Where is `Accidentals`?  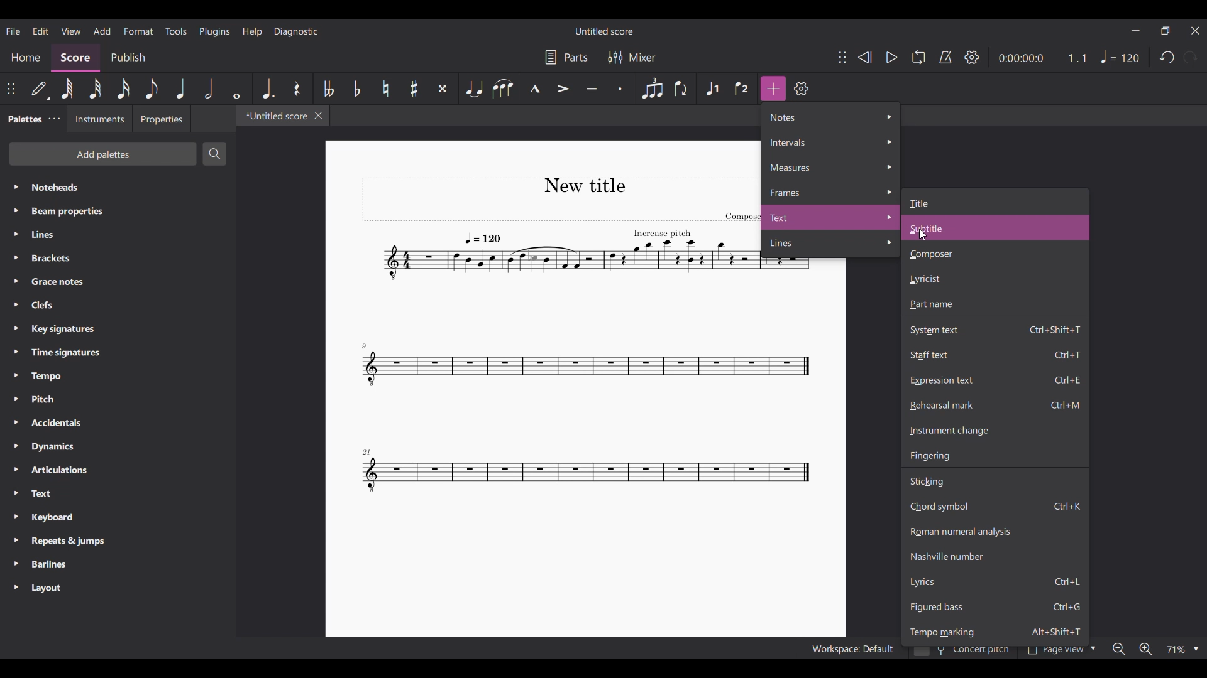 Accidentals is located at coordinates (118, 424).